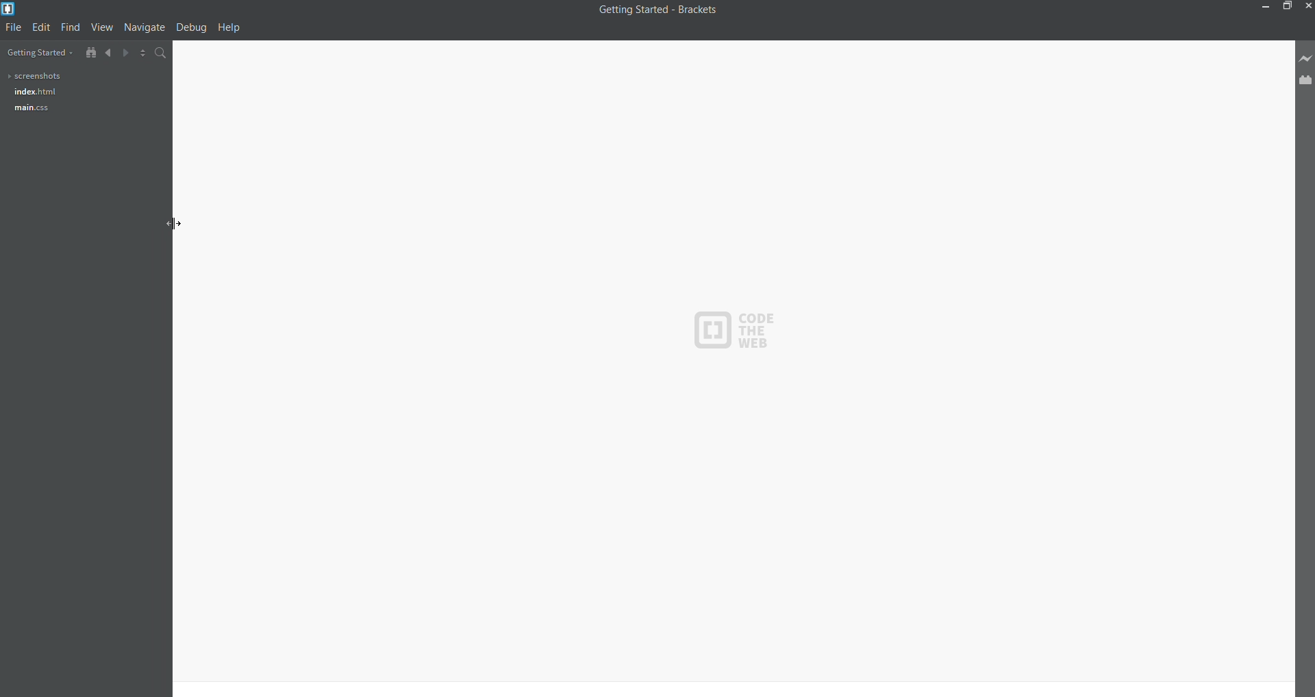 This screenshot has width=1315, height=697. I want to click on find, so click(68, 27).